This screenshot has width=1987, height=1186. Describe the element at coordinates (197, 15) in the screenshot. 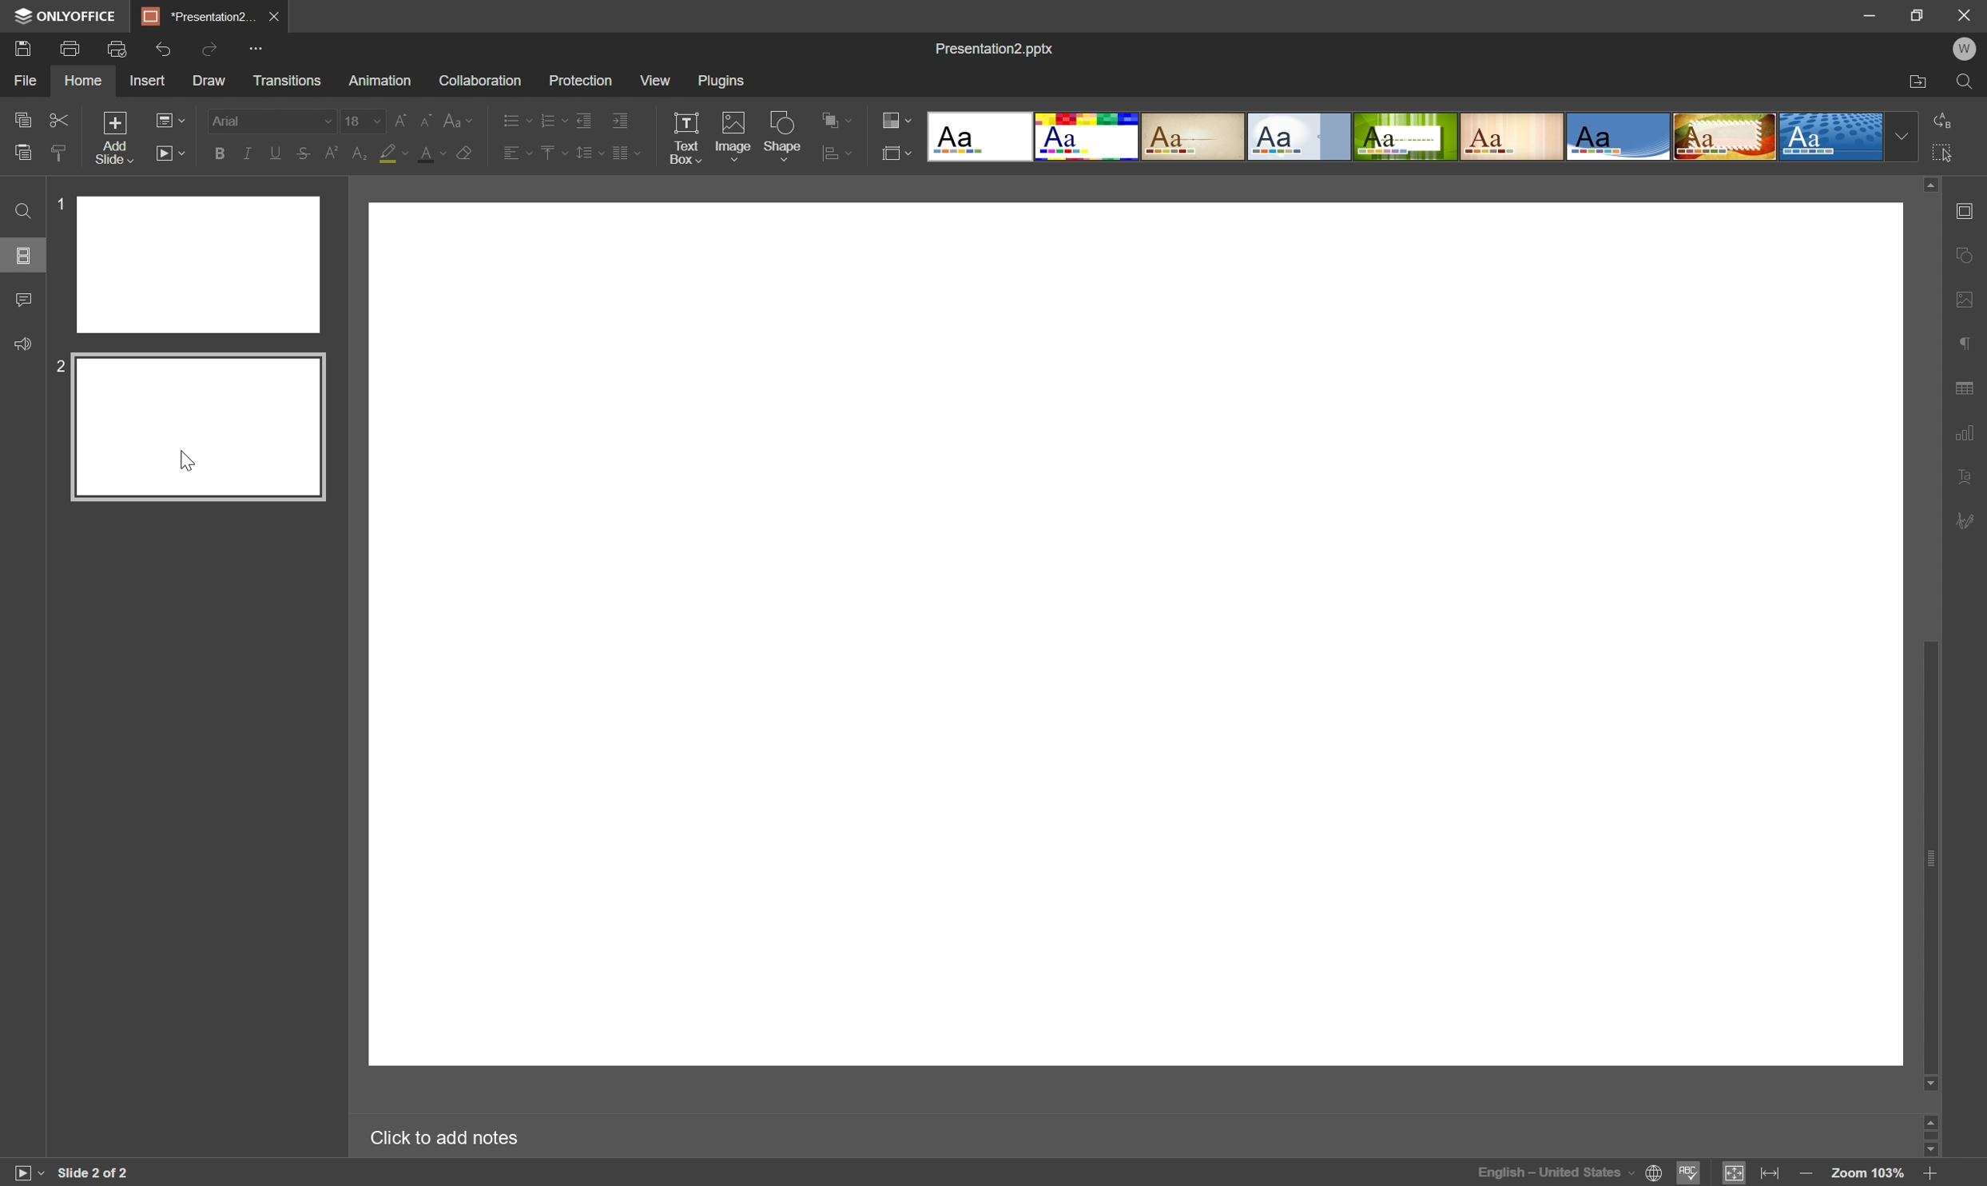

I see `*Presentation2...` at that location.